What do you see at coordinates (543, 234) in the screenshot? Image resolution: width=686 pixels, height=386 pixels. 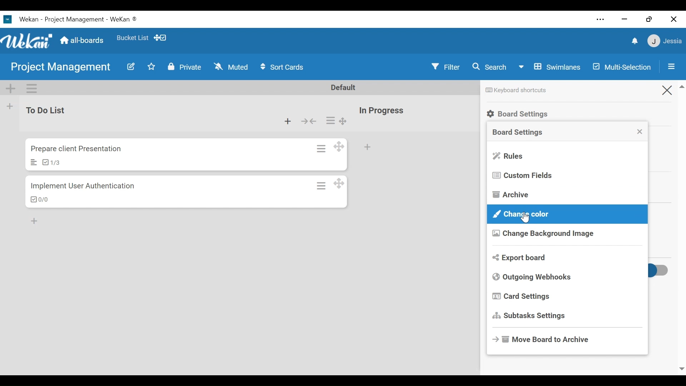 I see `Change background image` at bounding box center [543, 234].